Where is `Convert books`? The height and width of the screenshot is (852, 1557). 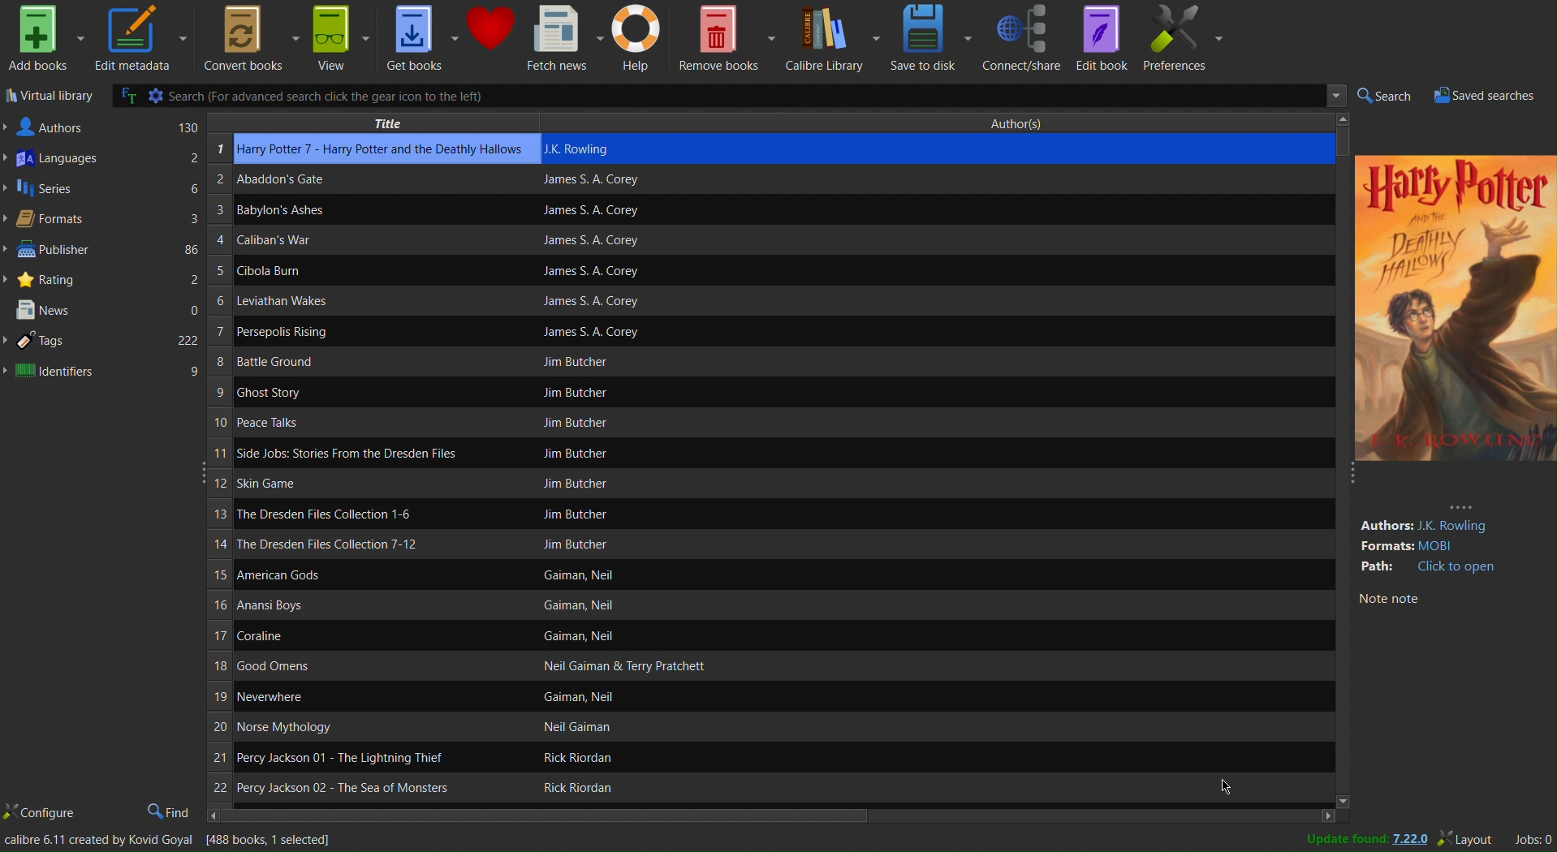 Convert books is located at coordinates (247, 38).